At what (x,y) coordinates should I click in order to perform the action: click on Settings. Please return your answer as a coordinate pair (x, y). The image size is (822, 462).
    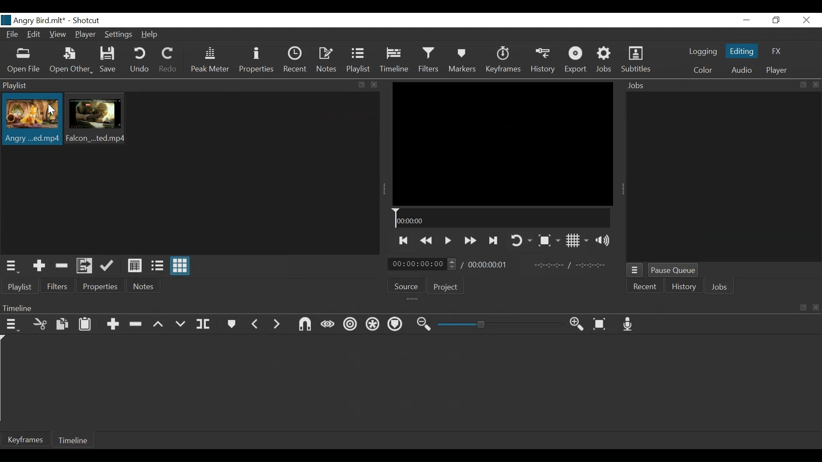
    Looking at the image, I should click on (120, 35).